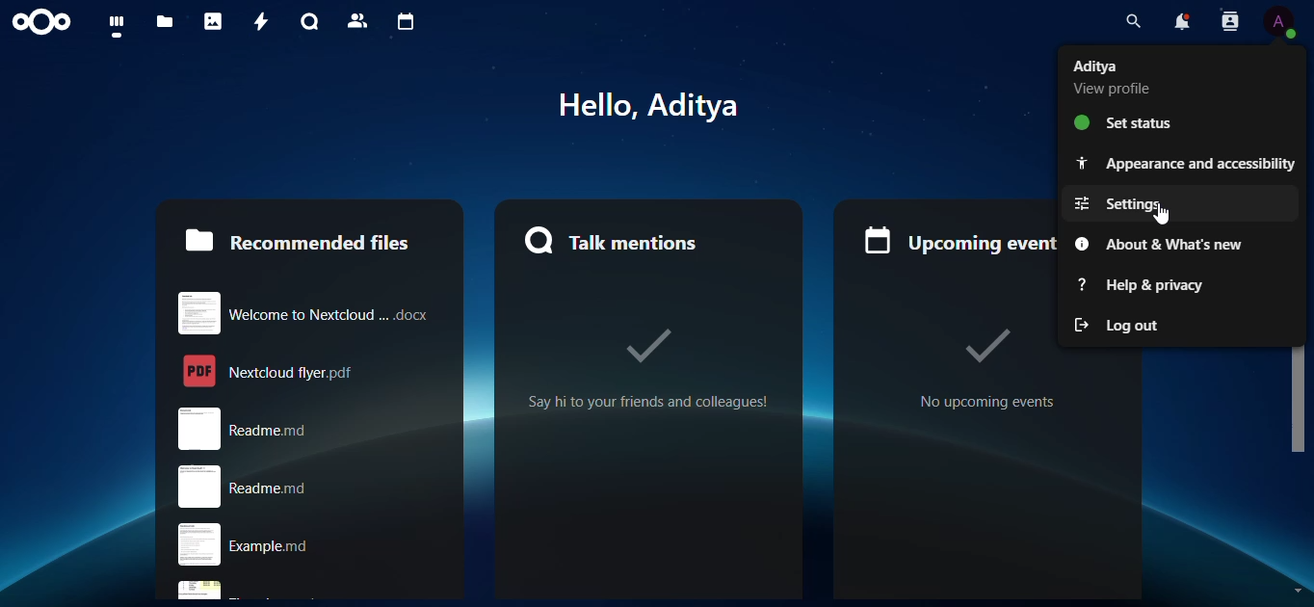  Describe the element at coordinates (1141, 204) in the screenshot. I see `settings` at that location.